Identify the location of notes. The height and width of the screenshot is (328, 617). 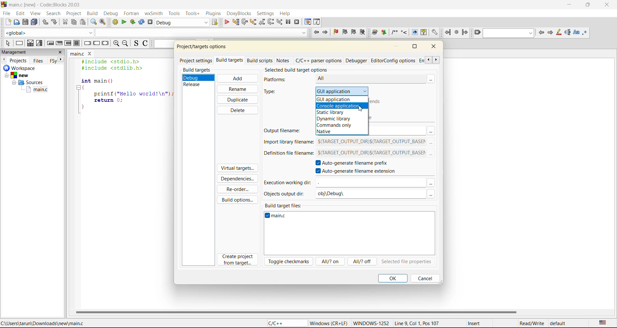
(284, 60).